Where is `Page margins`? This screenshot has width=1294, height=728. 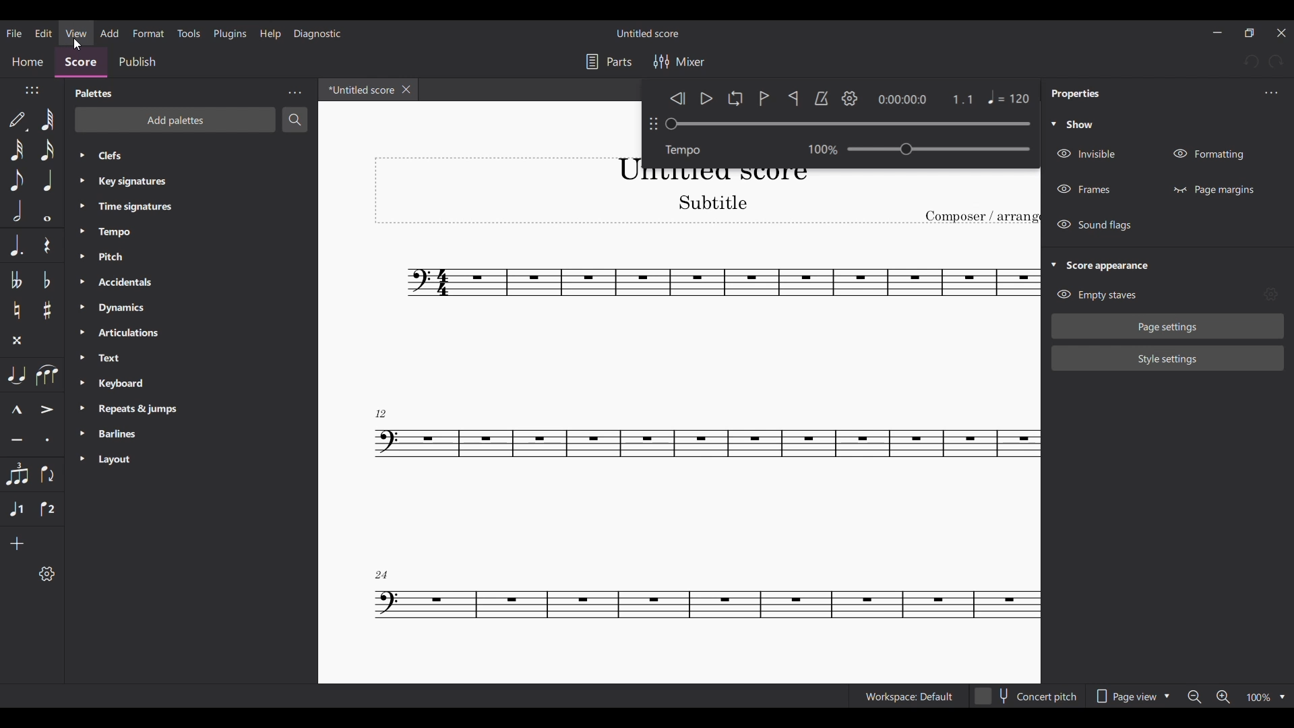
Page margins is located at coordinates (1213, 189).